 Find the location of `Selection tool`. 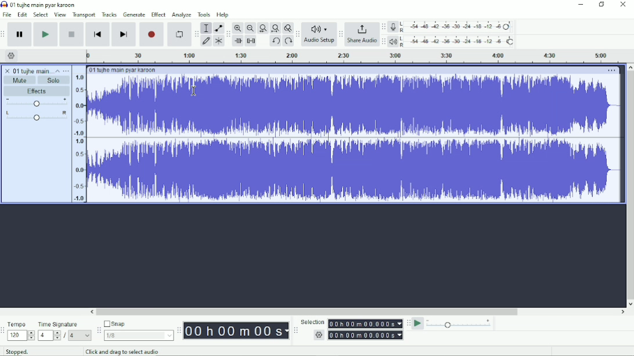

Selection tool is located at coordinates (206, 28).